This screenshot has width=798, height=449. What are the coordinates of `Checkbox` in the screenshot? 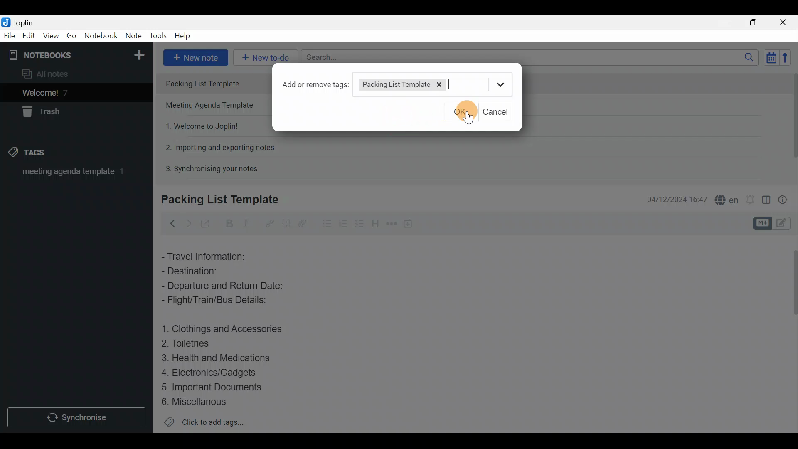 It's located at (343, 222).